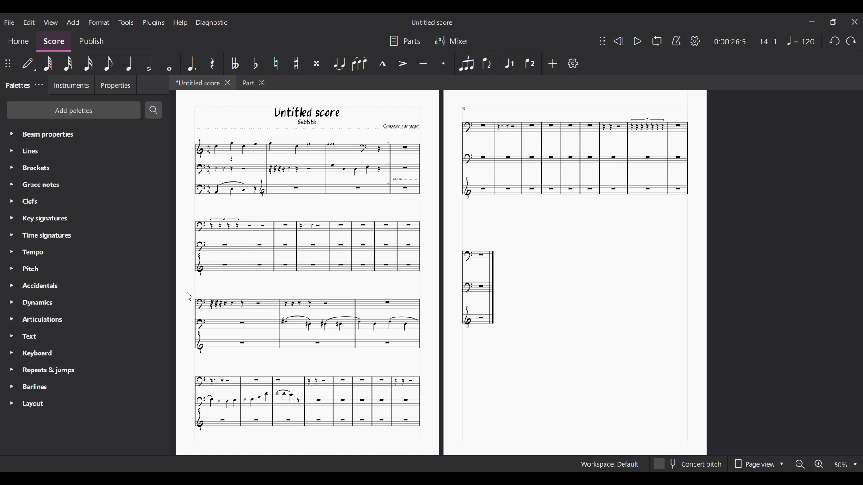 The image size is (863, 485). I want to click on Tab settings, so click(39, 85).